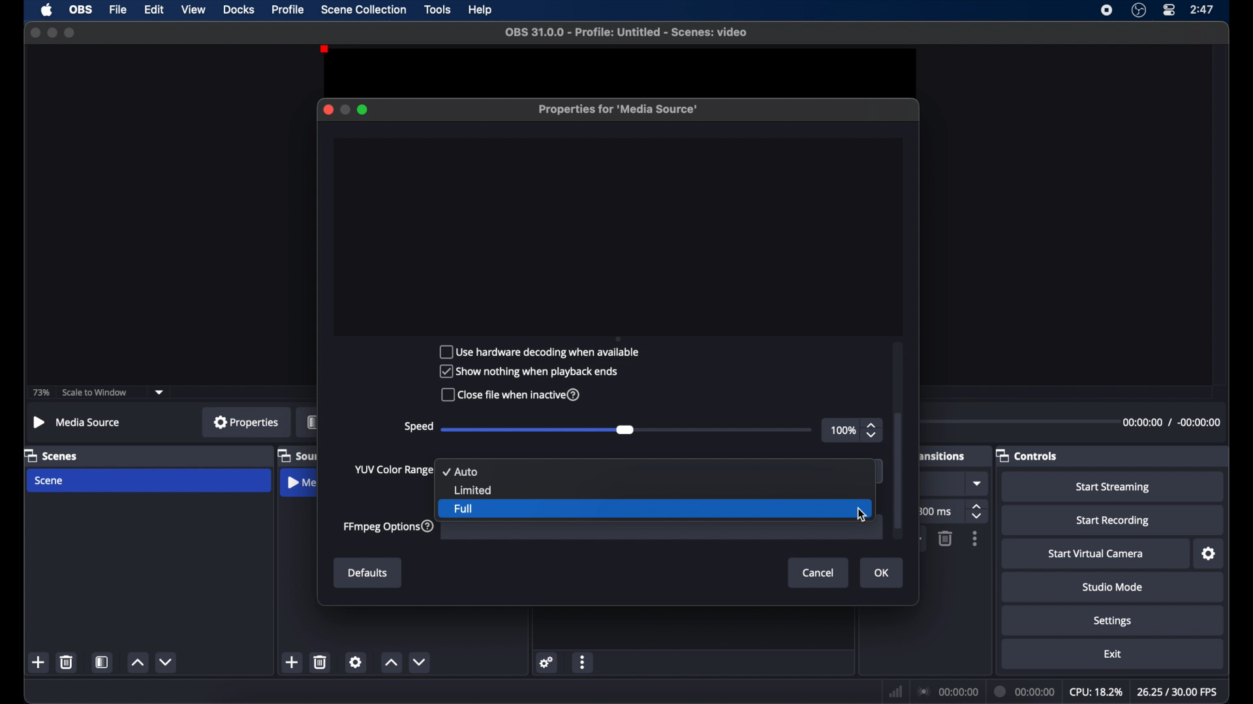  Describe the element at coordinates (543, 351) in the screenshot. I see `Use hardware decoding when available` at that location.